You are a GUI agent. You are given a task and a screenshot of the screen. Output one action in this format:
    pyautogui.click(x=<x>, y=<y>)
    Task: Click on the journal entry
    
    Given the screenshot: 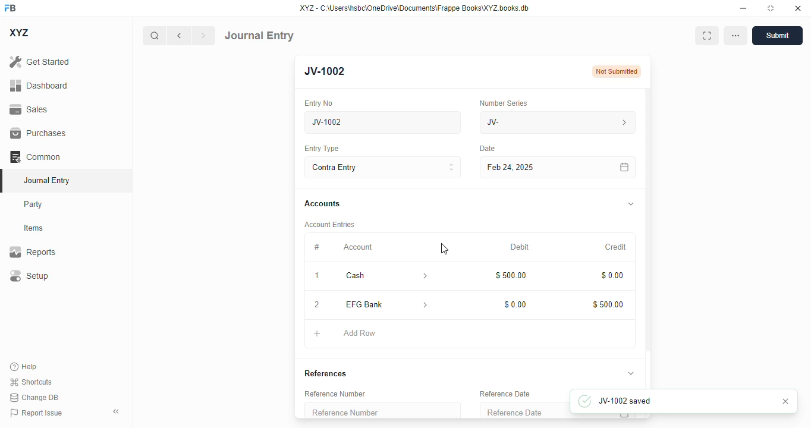 What is the action you would take?
    pyautogui.click(x=259, y=36)
    